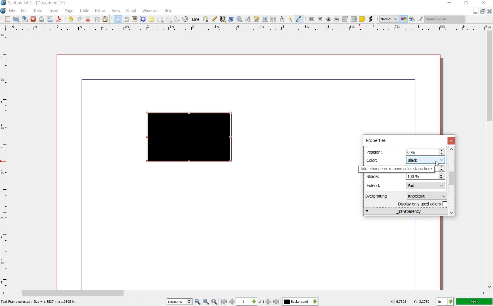 Image resolution: width=493 pixels, height=306 pixels. Describe the element at coordinates (25, 11) in the screenshot. I see `edit` at that location.